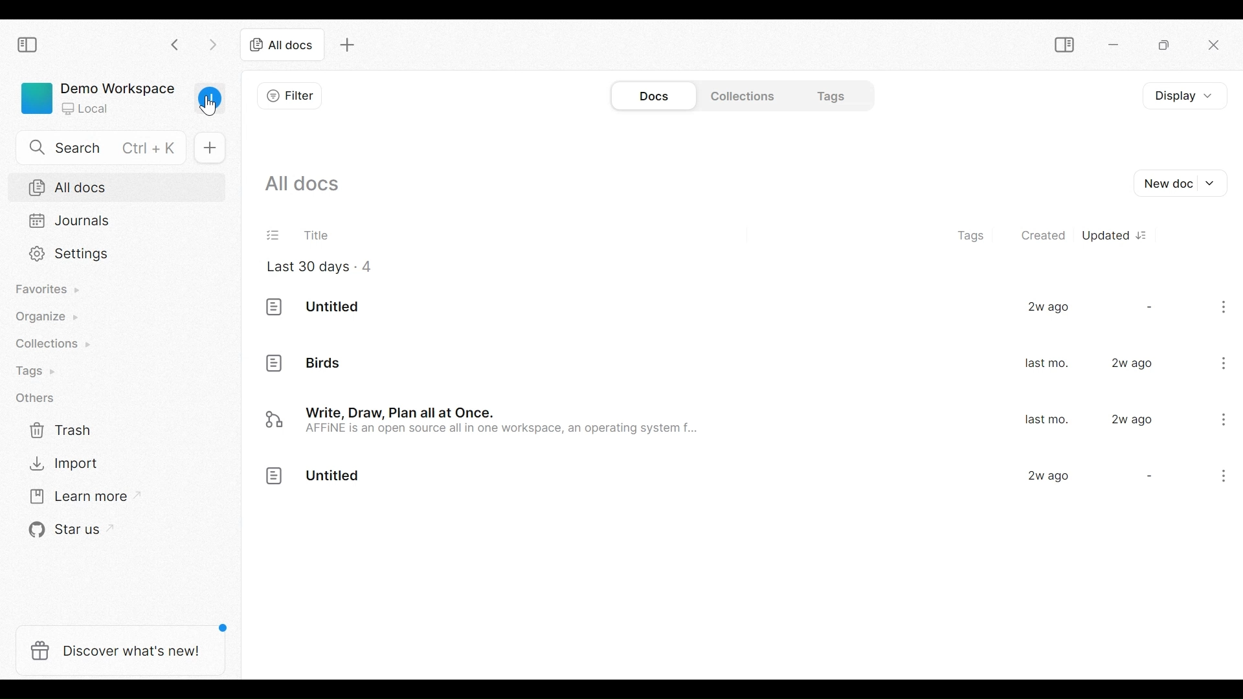 This screenshot has width=1243, height=699. I want to click on Demo workspace, so click(96, 97).